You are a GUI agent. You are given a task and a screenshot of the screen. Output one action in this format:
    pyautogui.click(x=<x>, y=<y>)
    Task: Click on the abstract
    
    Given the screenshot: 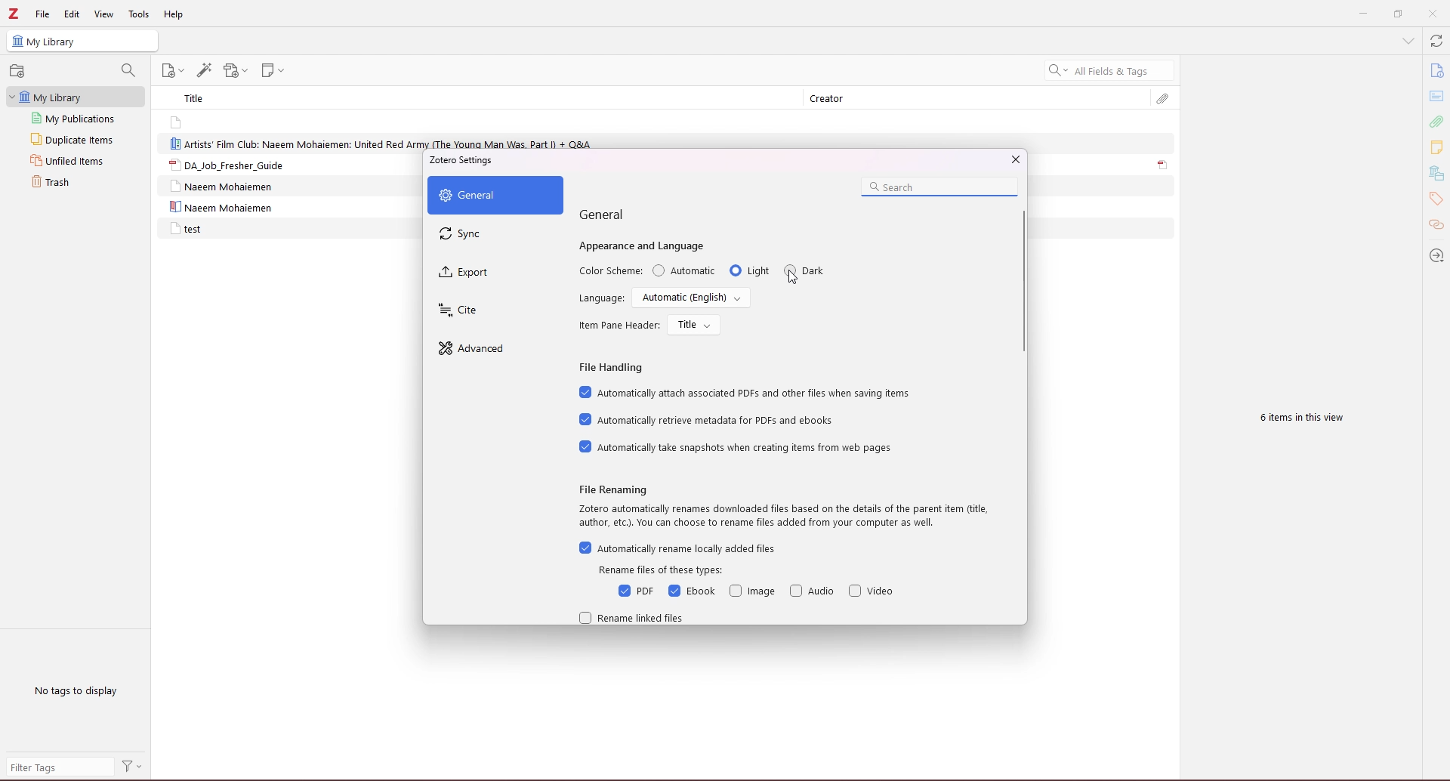 What is the action you would take?
    pyautogui.click(x=1437, y=97)
    